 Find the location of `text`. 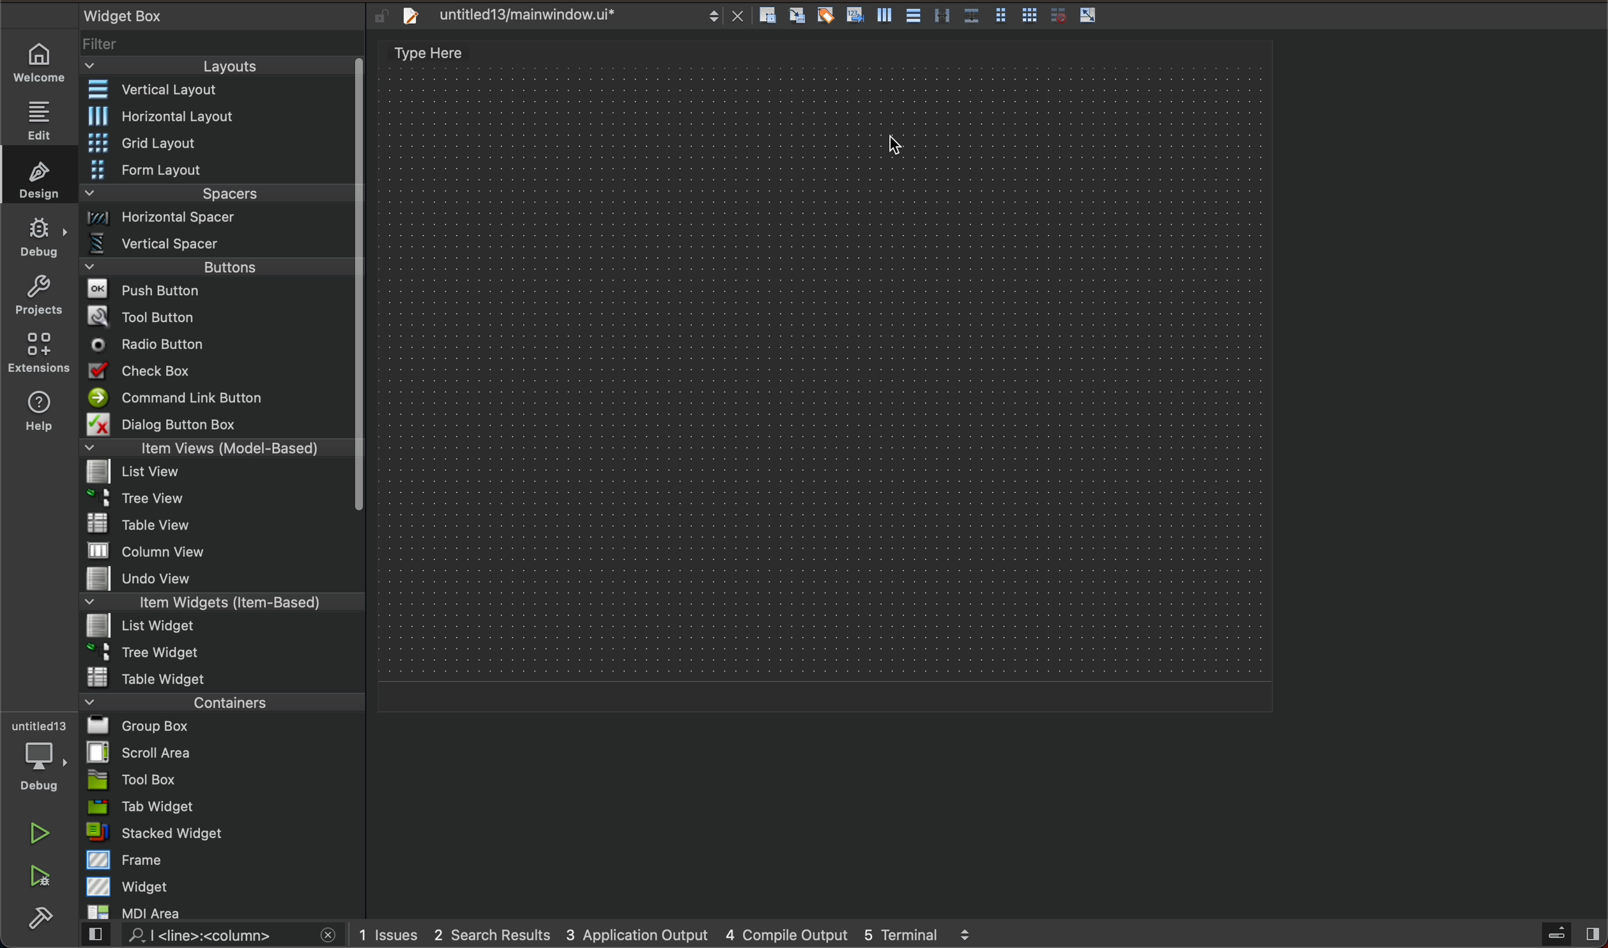

text is located at coordinates (451, 54).